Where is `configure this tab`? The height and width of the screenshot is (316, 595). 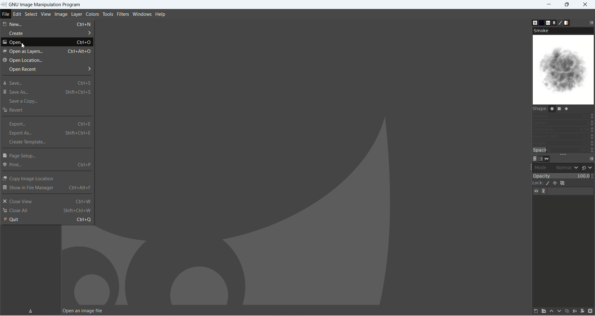
configure this tab is located at coordinates (591, 158).